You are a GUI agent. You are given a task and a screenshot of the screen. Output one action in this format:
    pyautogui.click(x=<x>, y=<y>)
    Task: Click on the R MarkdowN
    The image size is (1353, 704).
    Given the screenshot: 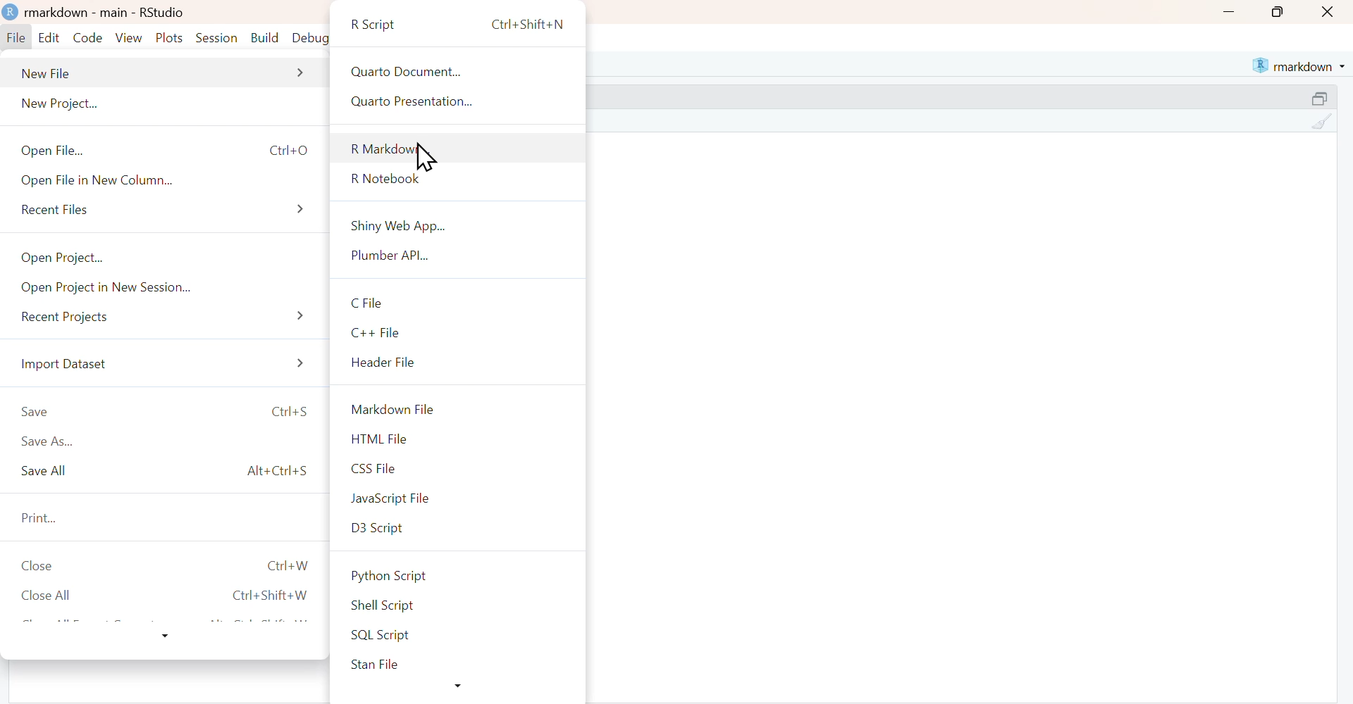 What is the action you would take?
    pyautogui.click(x=464, y=148)
    